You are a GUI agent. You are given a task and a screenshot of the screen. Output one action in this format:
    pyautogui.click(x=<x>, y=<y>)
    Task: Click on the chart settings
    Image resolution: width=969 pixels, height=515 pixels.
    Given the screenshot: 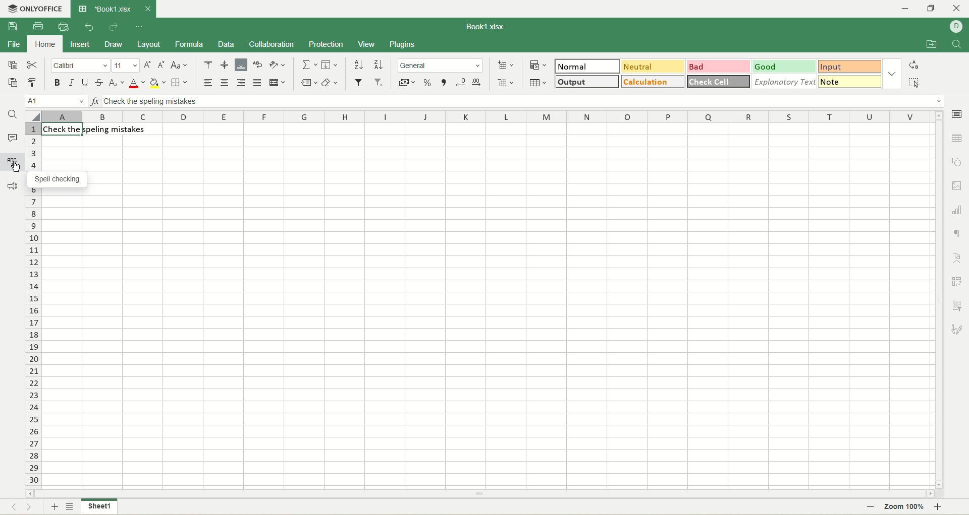 What is the action you would take?
    pyautogui.click(x=957, y=209)
    